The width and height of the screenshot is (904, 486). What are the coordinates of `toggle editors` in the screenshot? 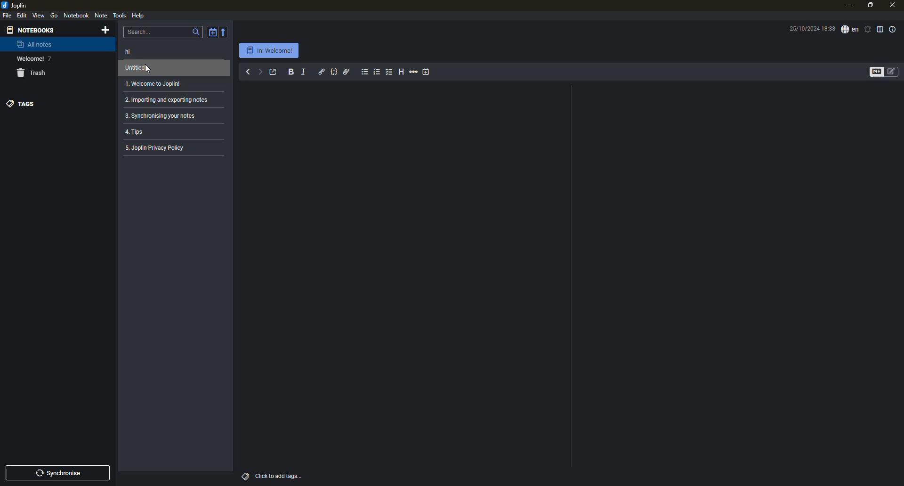 It's located at (891, 71).